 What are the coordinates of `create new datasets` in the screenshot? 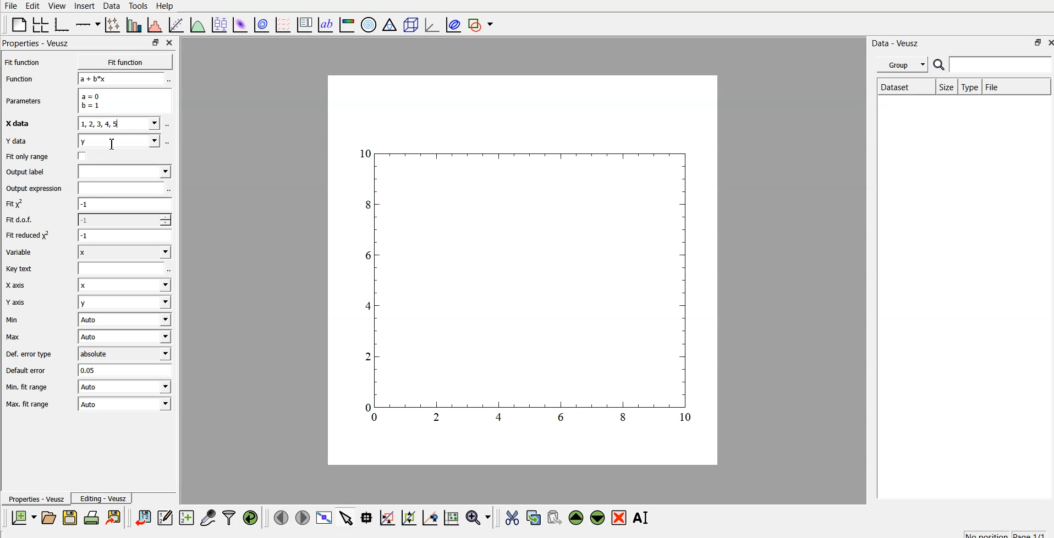 It's located at (185, 518).